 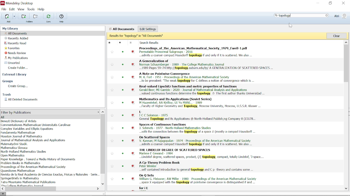 What do you see at coordinates (133, 128) in the screenshot?
I see `pdf` at bounding box center [133, 128].